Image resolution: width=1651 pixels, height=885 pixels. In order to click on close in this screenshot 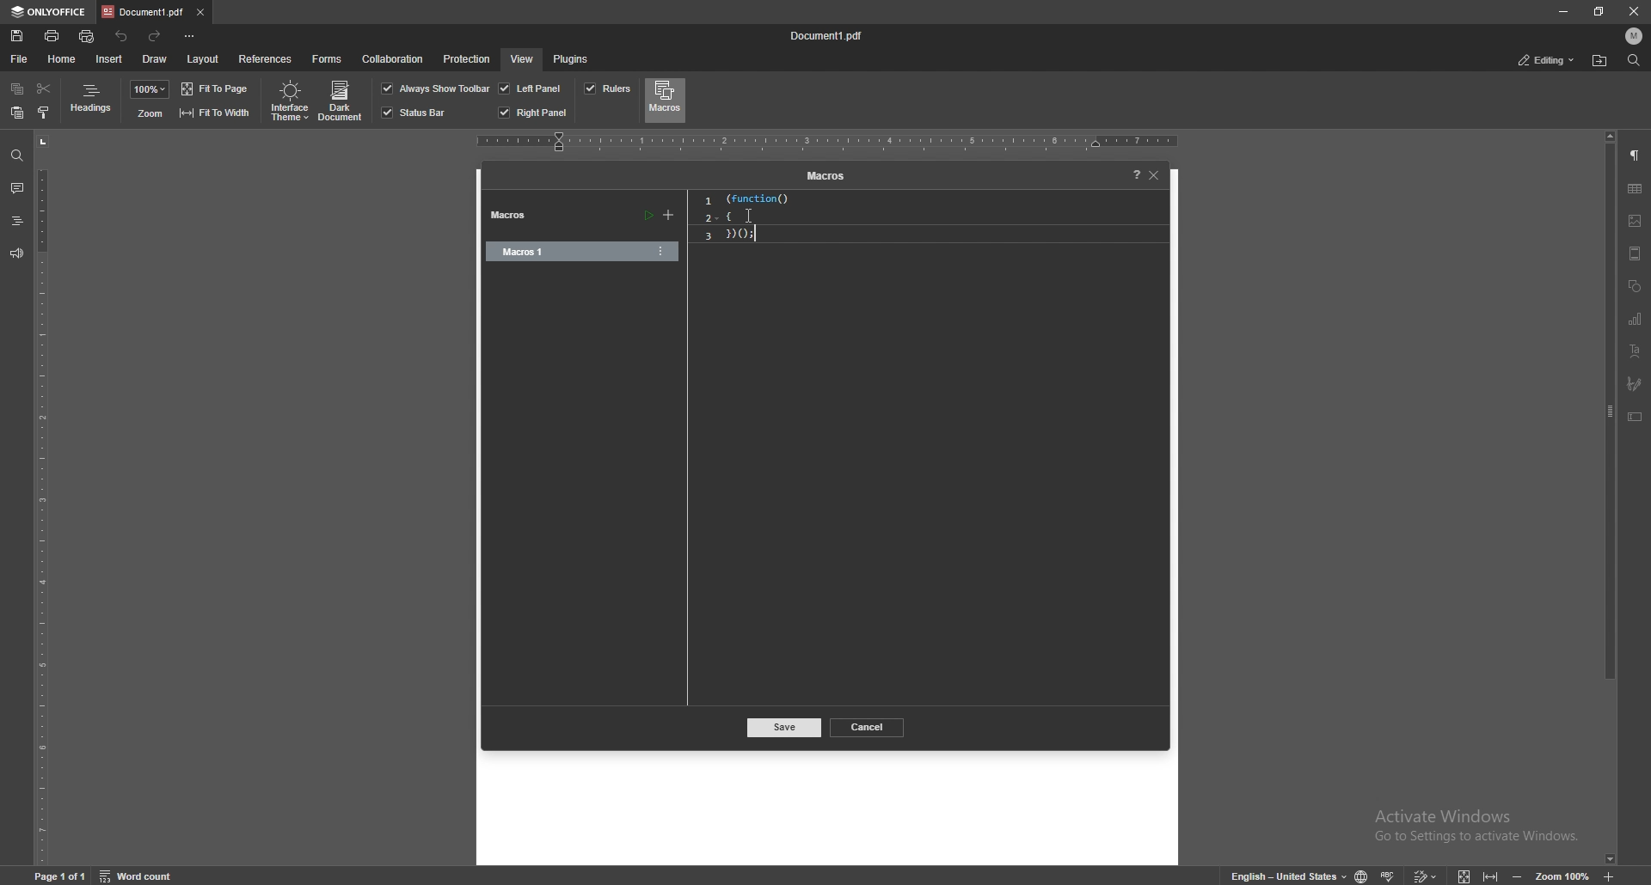, I will do `click(1156, 175)`.